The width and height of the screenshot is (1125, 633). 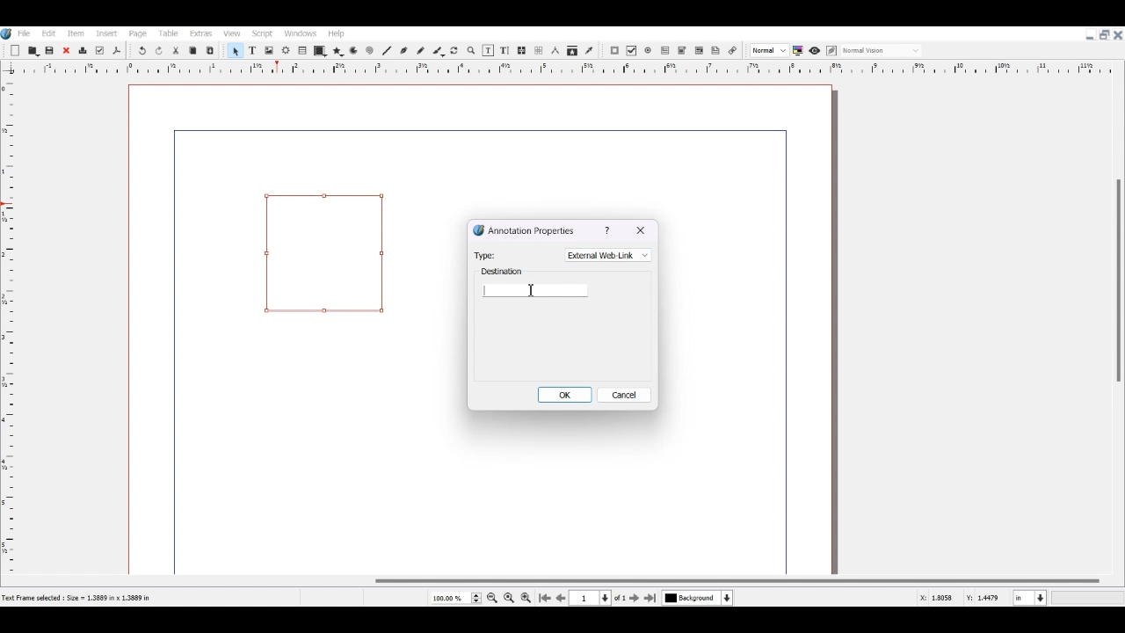 I want to click on PDF Radio Button , so click(x=650, y=51).